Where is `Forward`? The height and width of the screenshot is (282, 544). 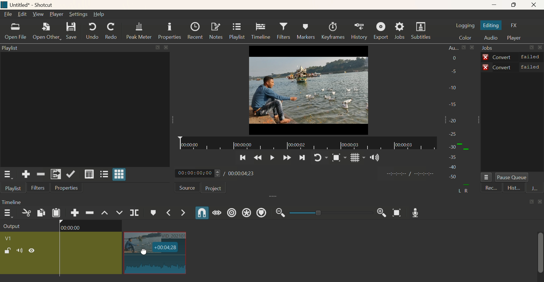
Forward is located at coordinates (286, 158).